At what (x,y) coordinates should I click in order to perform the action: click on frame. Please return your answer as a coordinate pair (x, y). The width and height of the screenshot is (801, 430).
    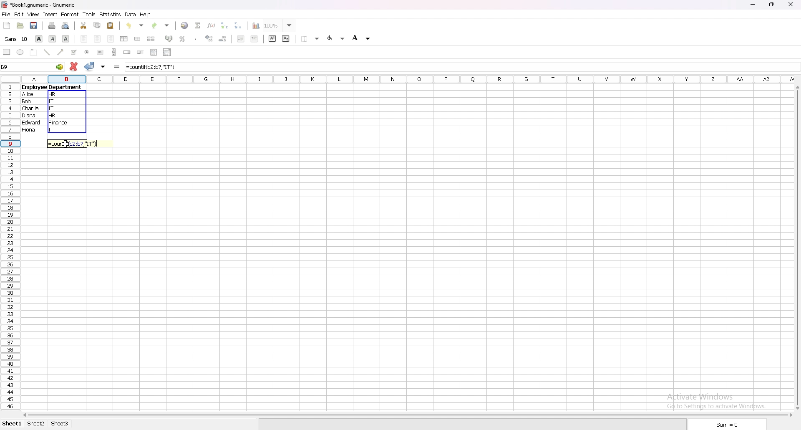
    Looking at the image, I should click on (33, 52).